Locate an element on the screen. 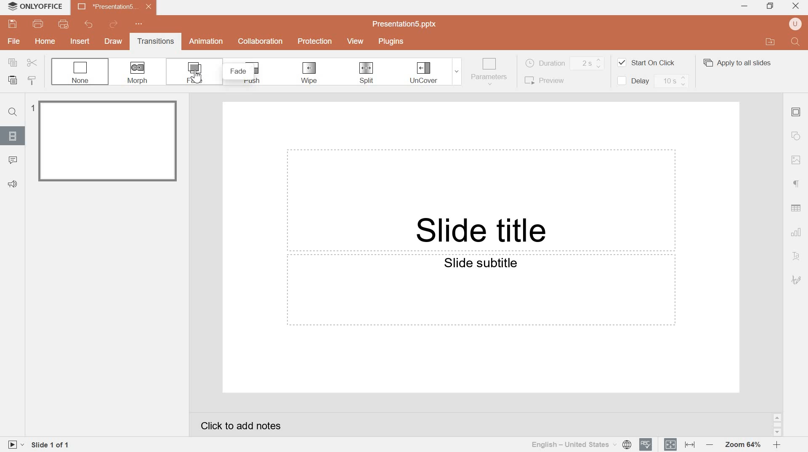 The height and width of the screenshot is (452, 808). click to add notes is located at coordinates (242, 426).